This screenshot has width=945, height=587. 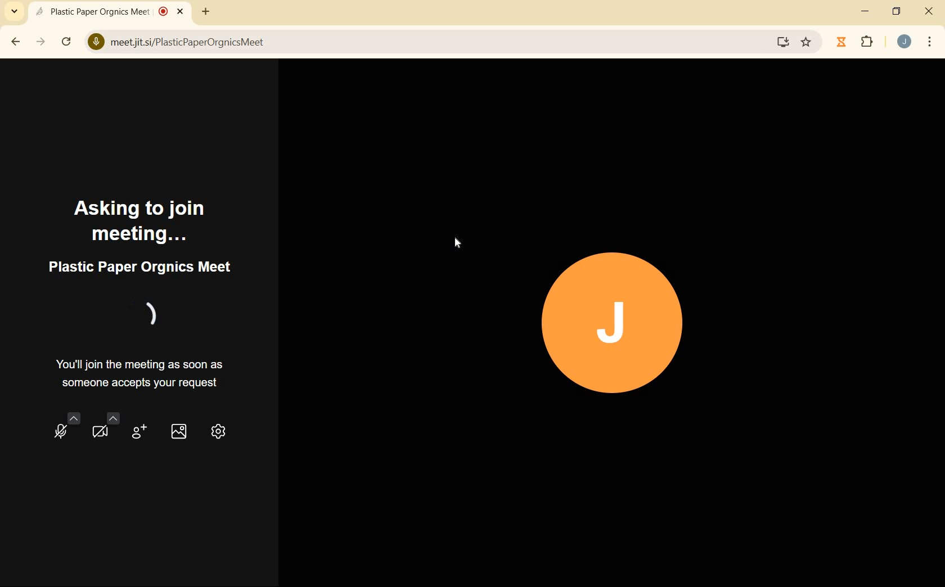 What do you see at coordinates (101, 430) in the screenshot?
I see `video` at bounding box center [101, 430].